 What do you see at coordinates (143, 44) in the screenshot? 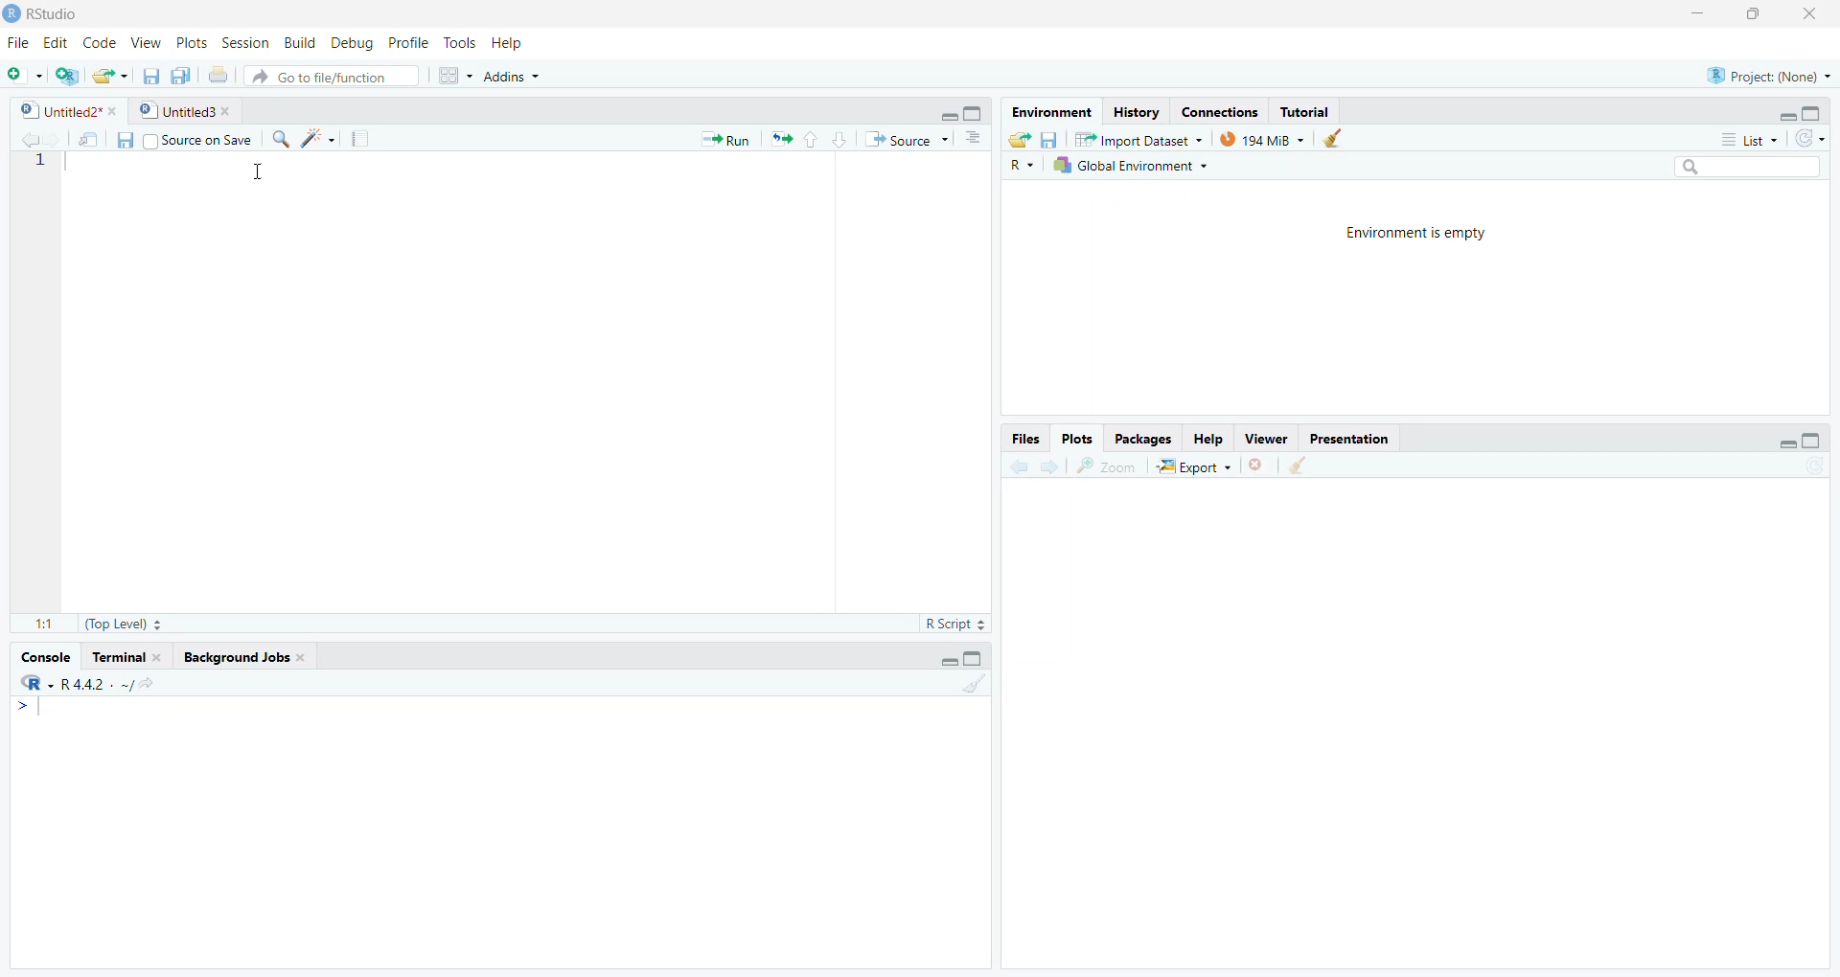
I see `View` at bounding box center [143, 44].